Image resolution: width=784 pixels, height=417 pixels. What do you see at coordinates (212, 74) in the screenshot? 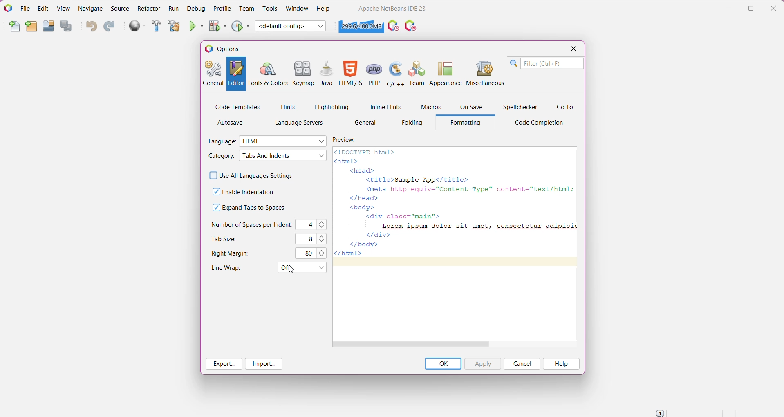
I see `General` at bounding box center [212, 74].